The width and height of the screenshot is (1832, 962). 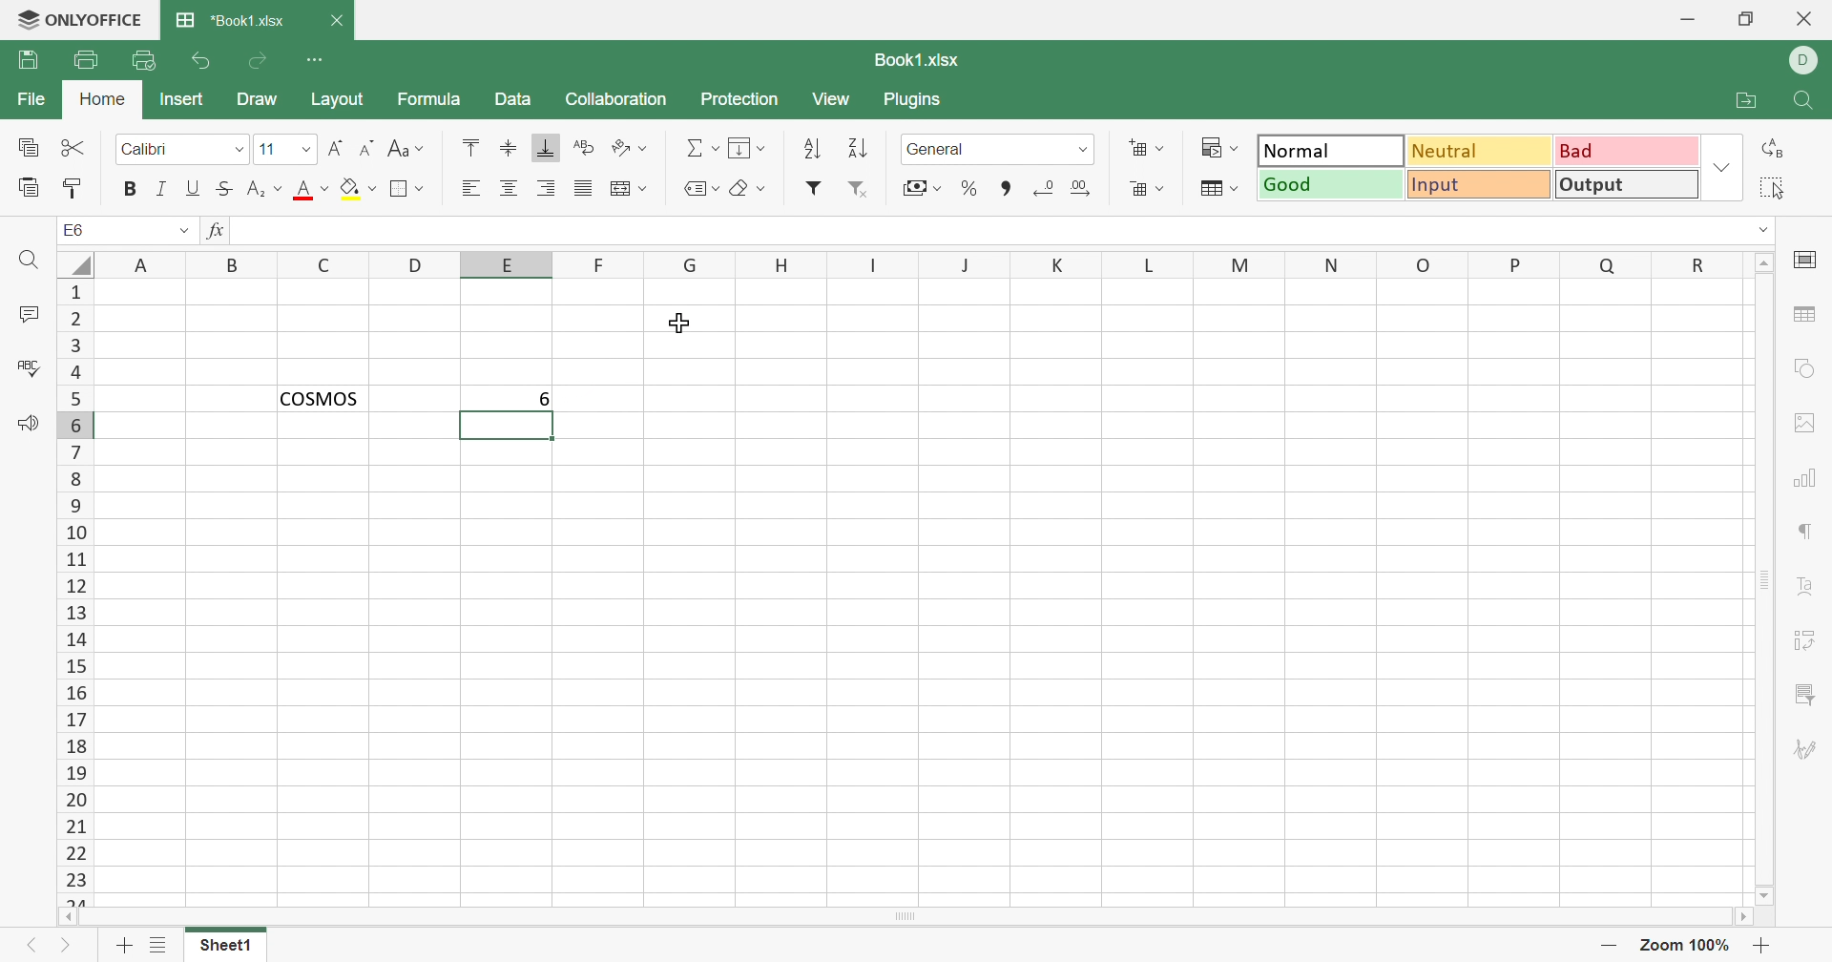 What do you see at coordinates (750, 190) in the screenshot?
I see `Clear` at bounding box center [750, 190].